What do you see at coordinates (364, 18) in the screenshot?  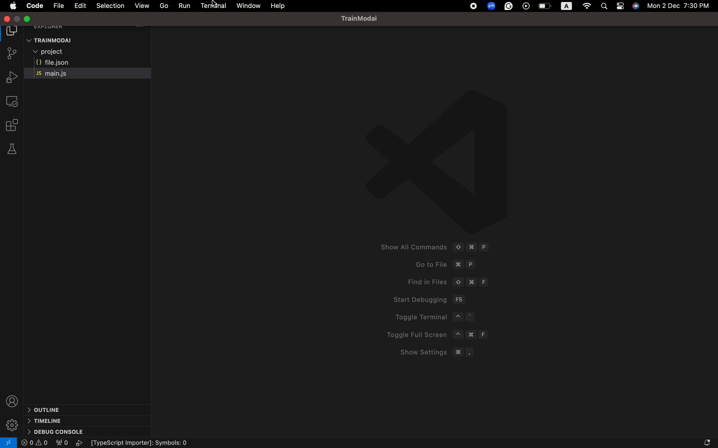 I see `project name` at bounding box center [364, 18].